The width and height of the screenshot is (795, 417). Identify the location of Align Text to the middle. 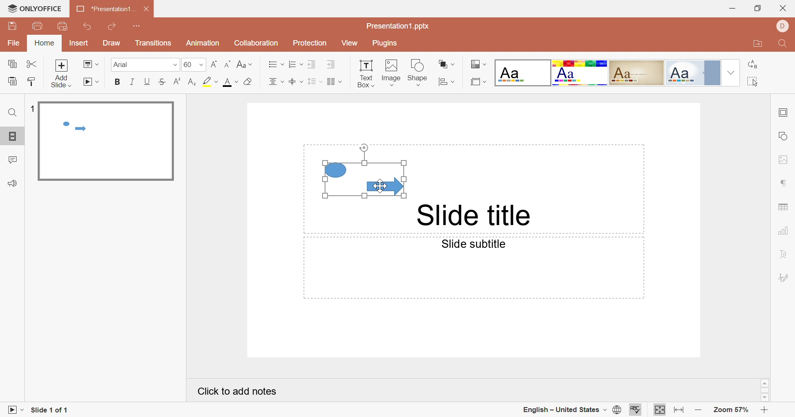
(294, 82).